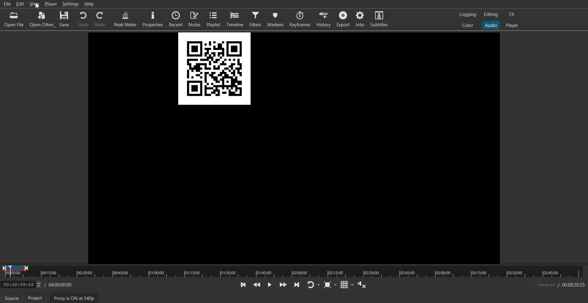  I want to click on Toggle Zoom, so click(330, 285).